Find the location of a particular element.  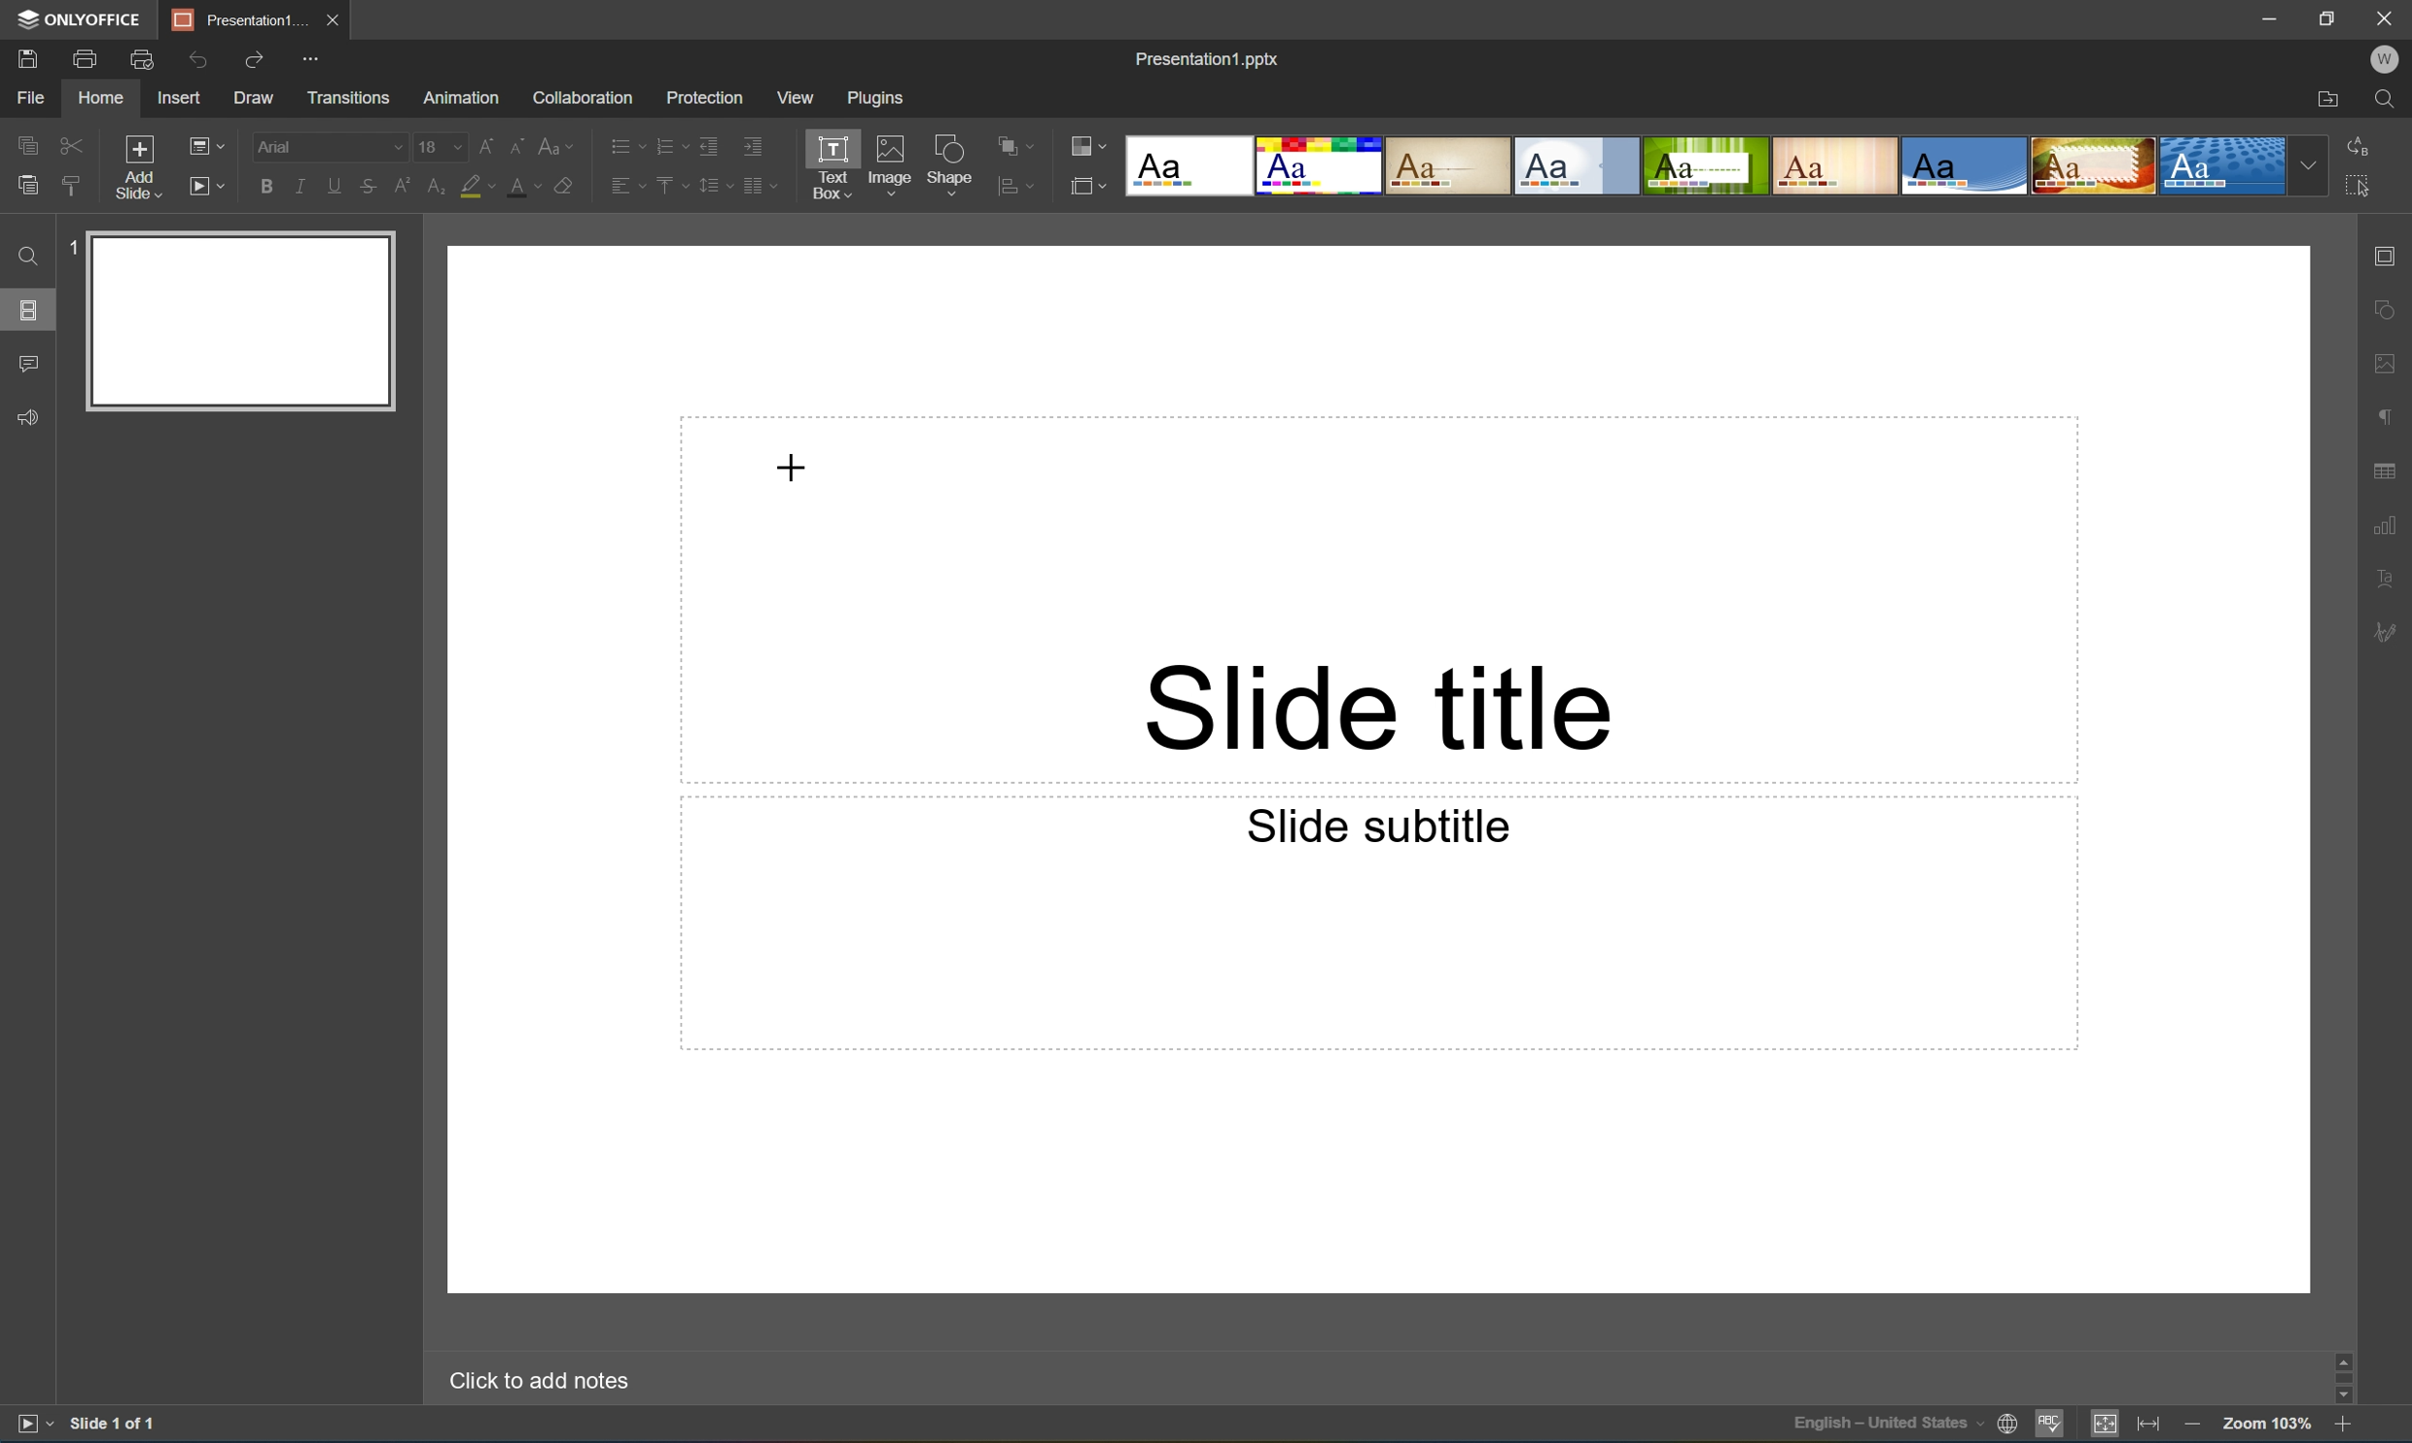

Slide is located at coordinates (244, 322).